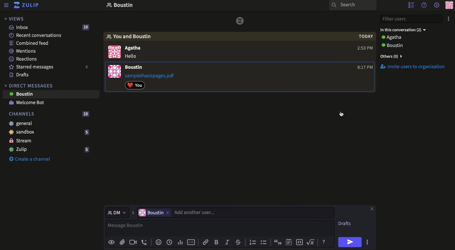 The width and height of the screenshot is (455, 250). Describe the element at coordinates (342, 113) in the screenshot. I see `cursor` at that location.